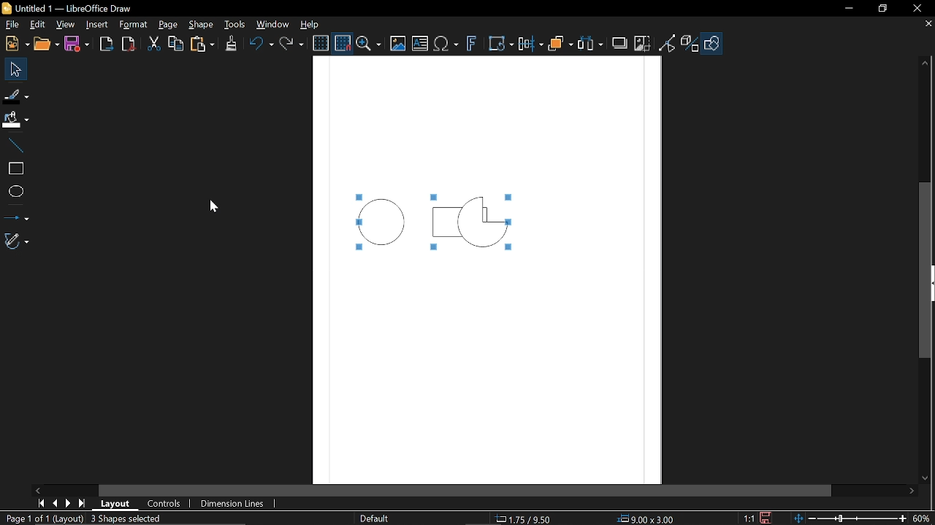 The width and height of the screenshot is (935, 525). What do you see at coordinates (397, 44) in the screenshot?
I see `Insert image` at bounding box center [397, 44].